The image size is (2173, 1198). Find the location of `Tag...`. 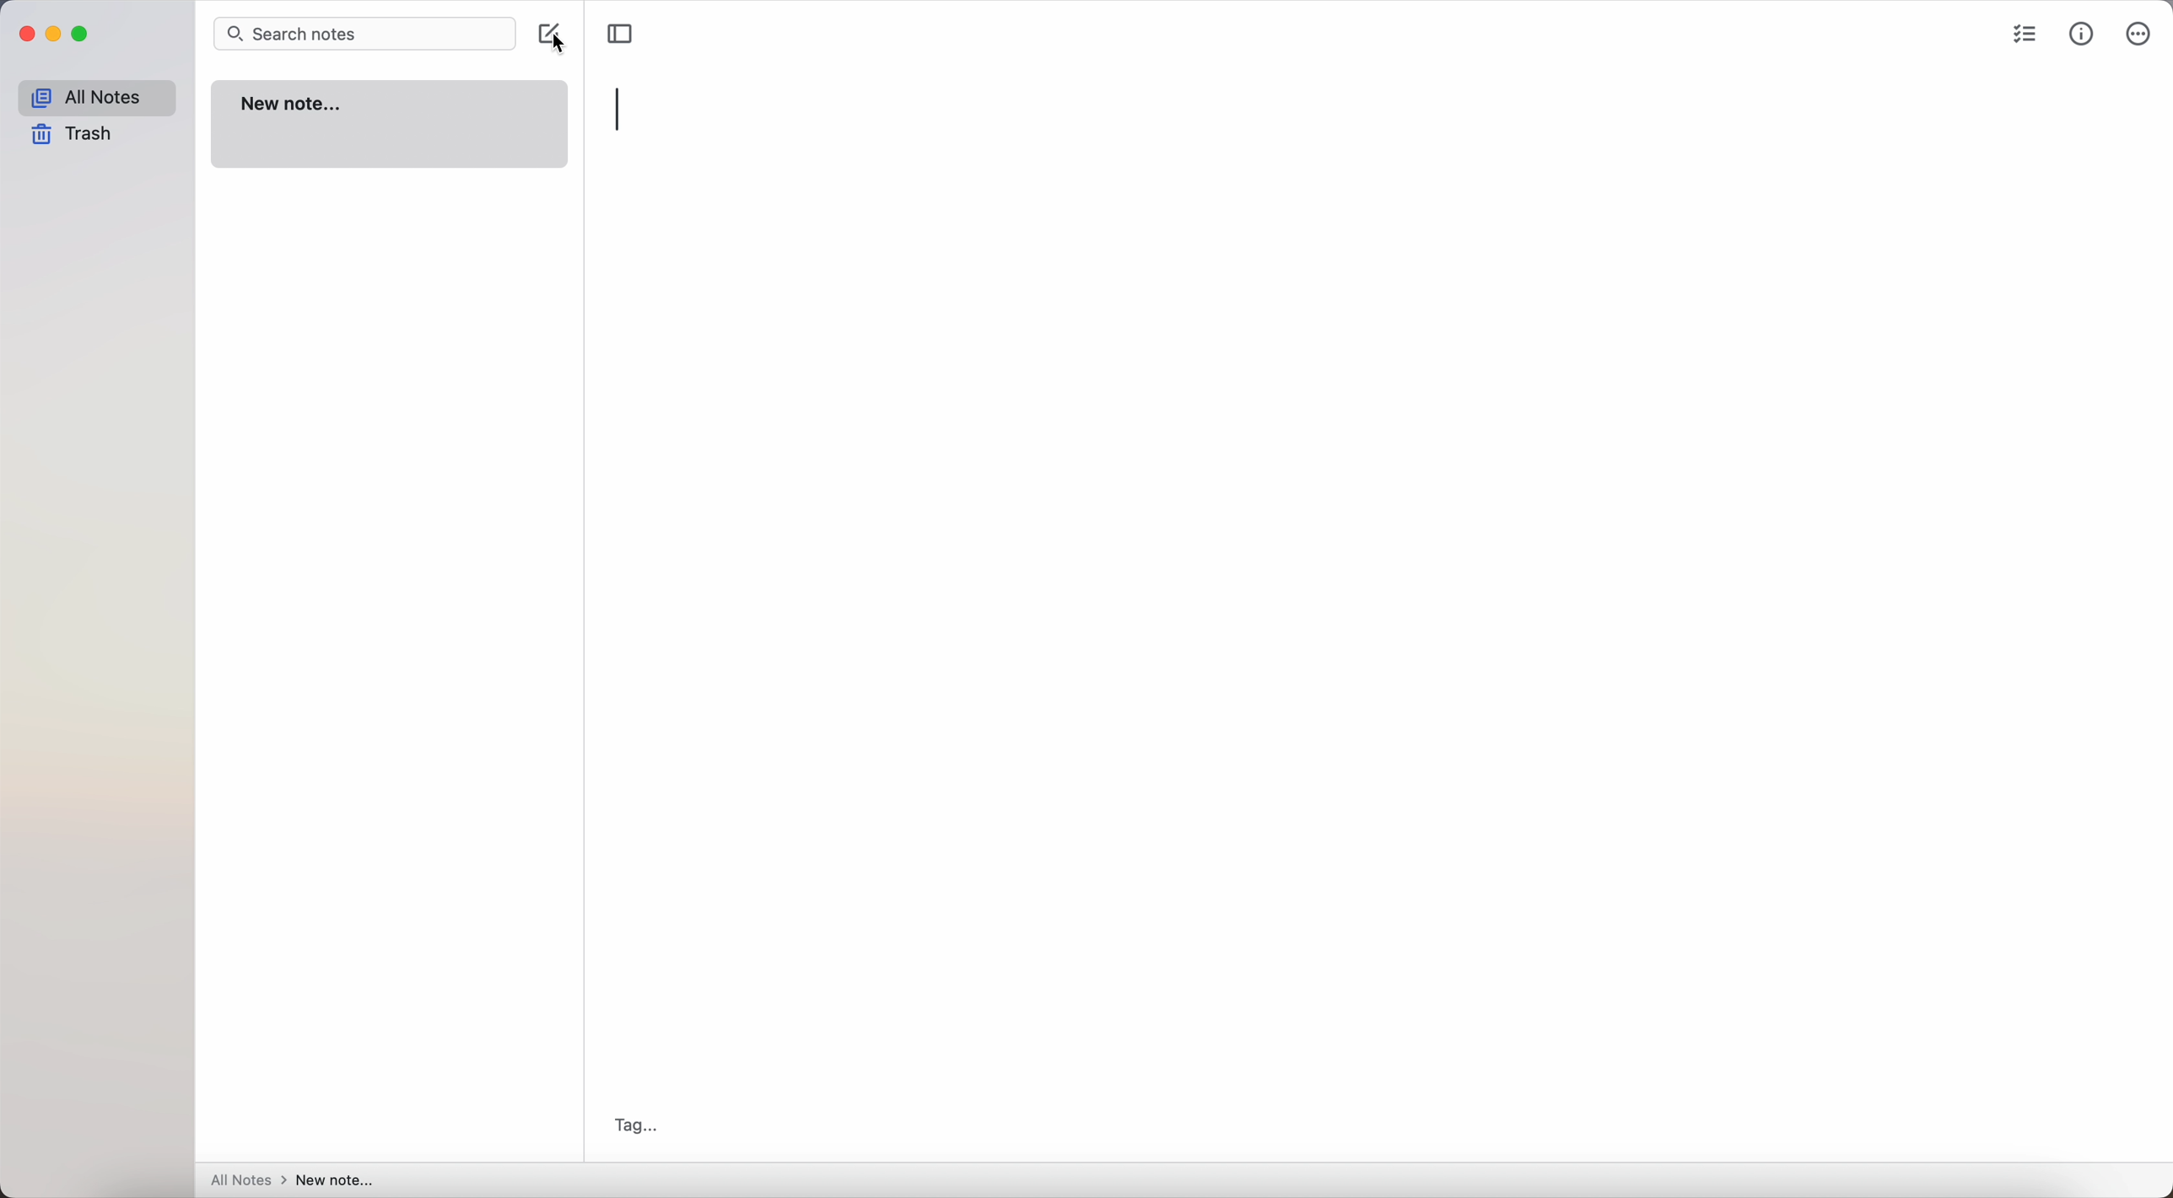

Tag... is located at coordinates (646, 1122).